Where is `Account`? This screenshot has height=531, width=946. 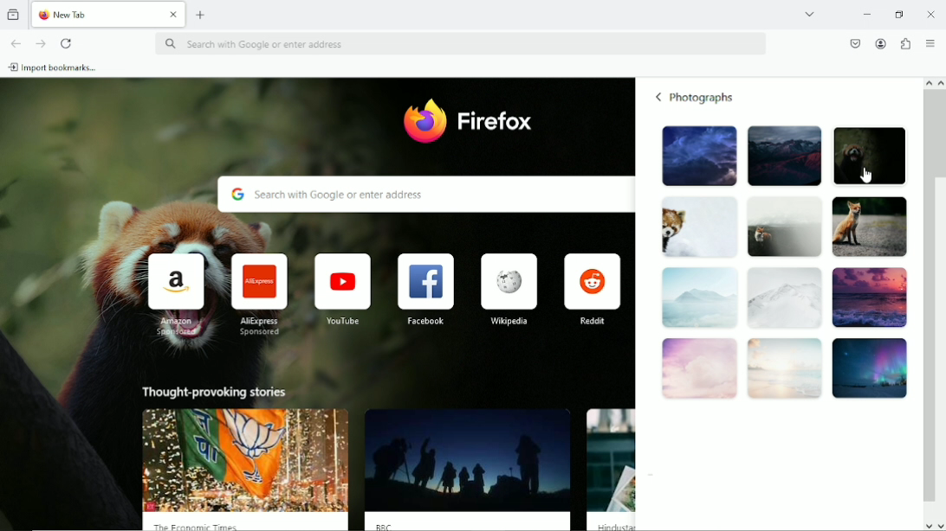
Account is located at coordinates (881, 42).